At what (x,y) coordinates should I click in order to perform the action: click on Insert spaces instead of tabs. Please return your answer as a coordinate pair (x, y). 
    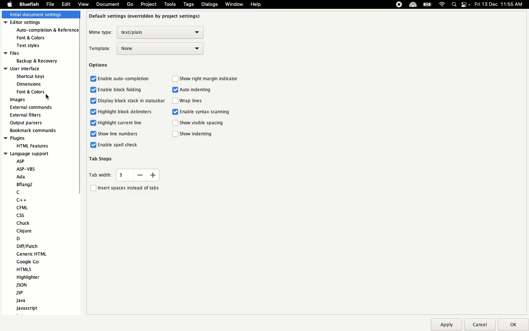
    Looking at the image, I should click on (125, 187).